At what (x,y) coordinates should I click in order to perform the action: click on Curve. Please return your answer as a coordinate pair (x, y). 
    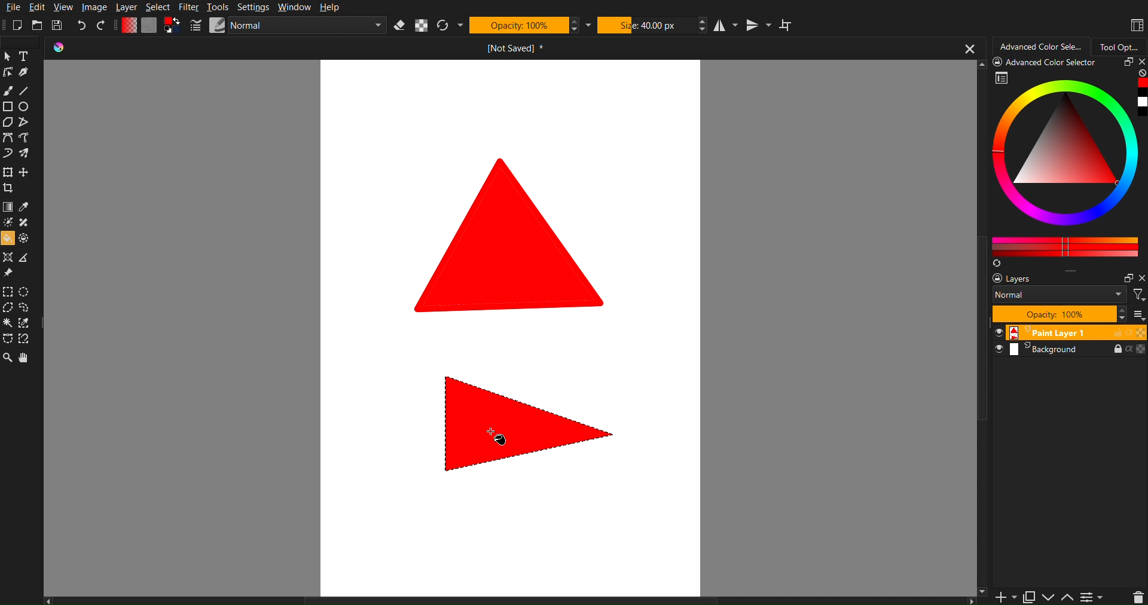
    Looking at the image, I should click on (7, 155).